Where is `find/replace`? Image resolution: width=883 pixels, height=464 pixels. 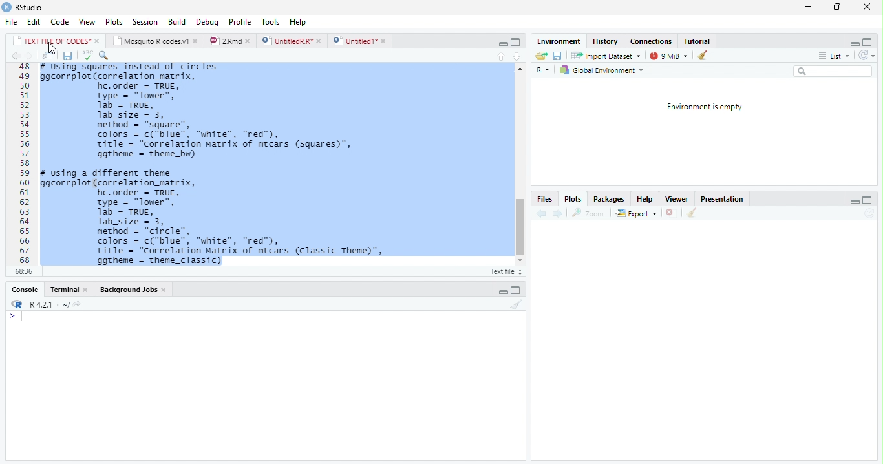 find/replace is located at coordinates (107, 56).